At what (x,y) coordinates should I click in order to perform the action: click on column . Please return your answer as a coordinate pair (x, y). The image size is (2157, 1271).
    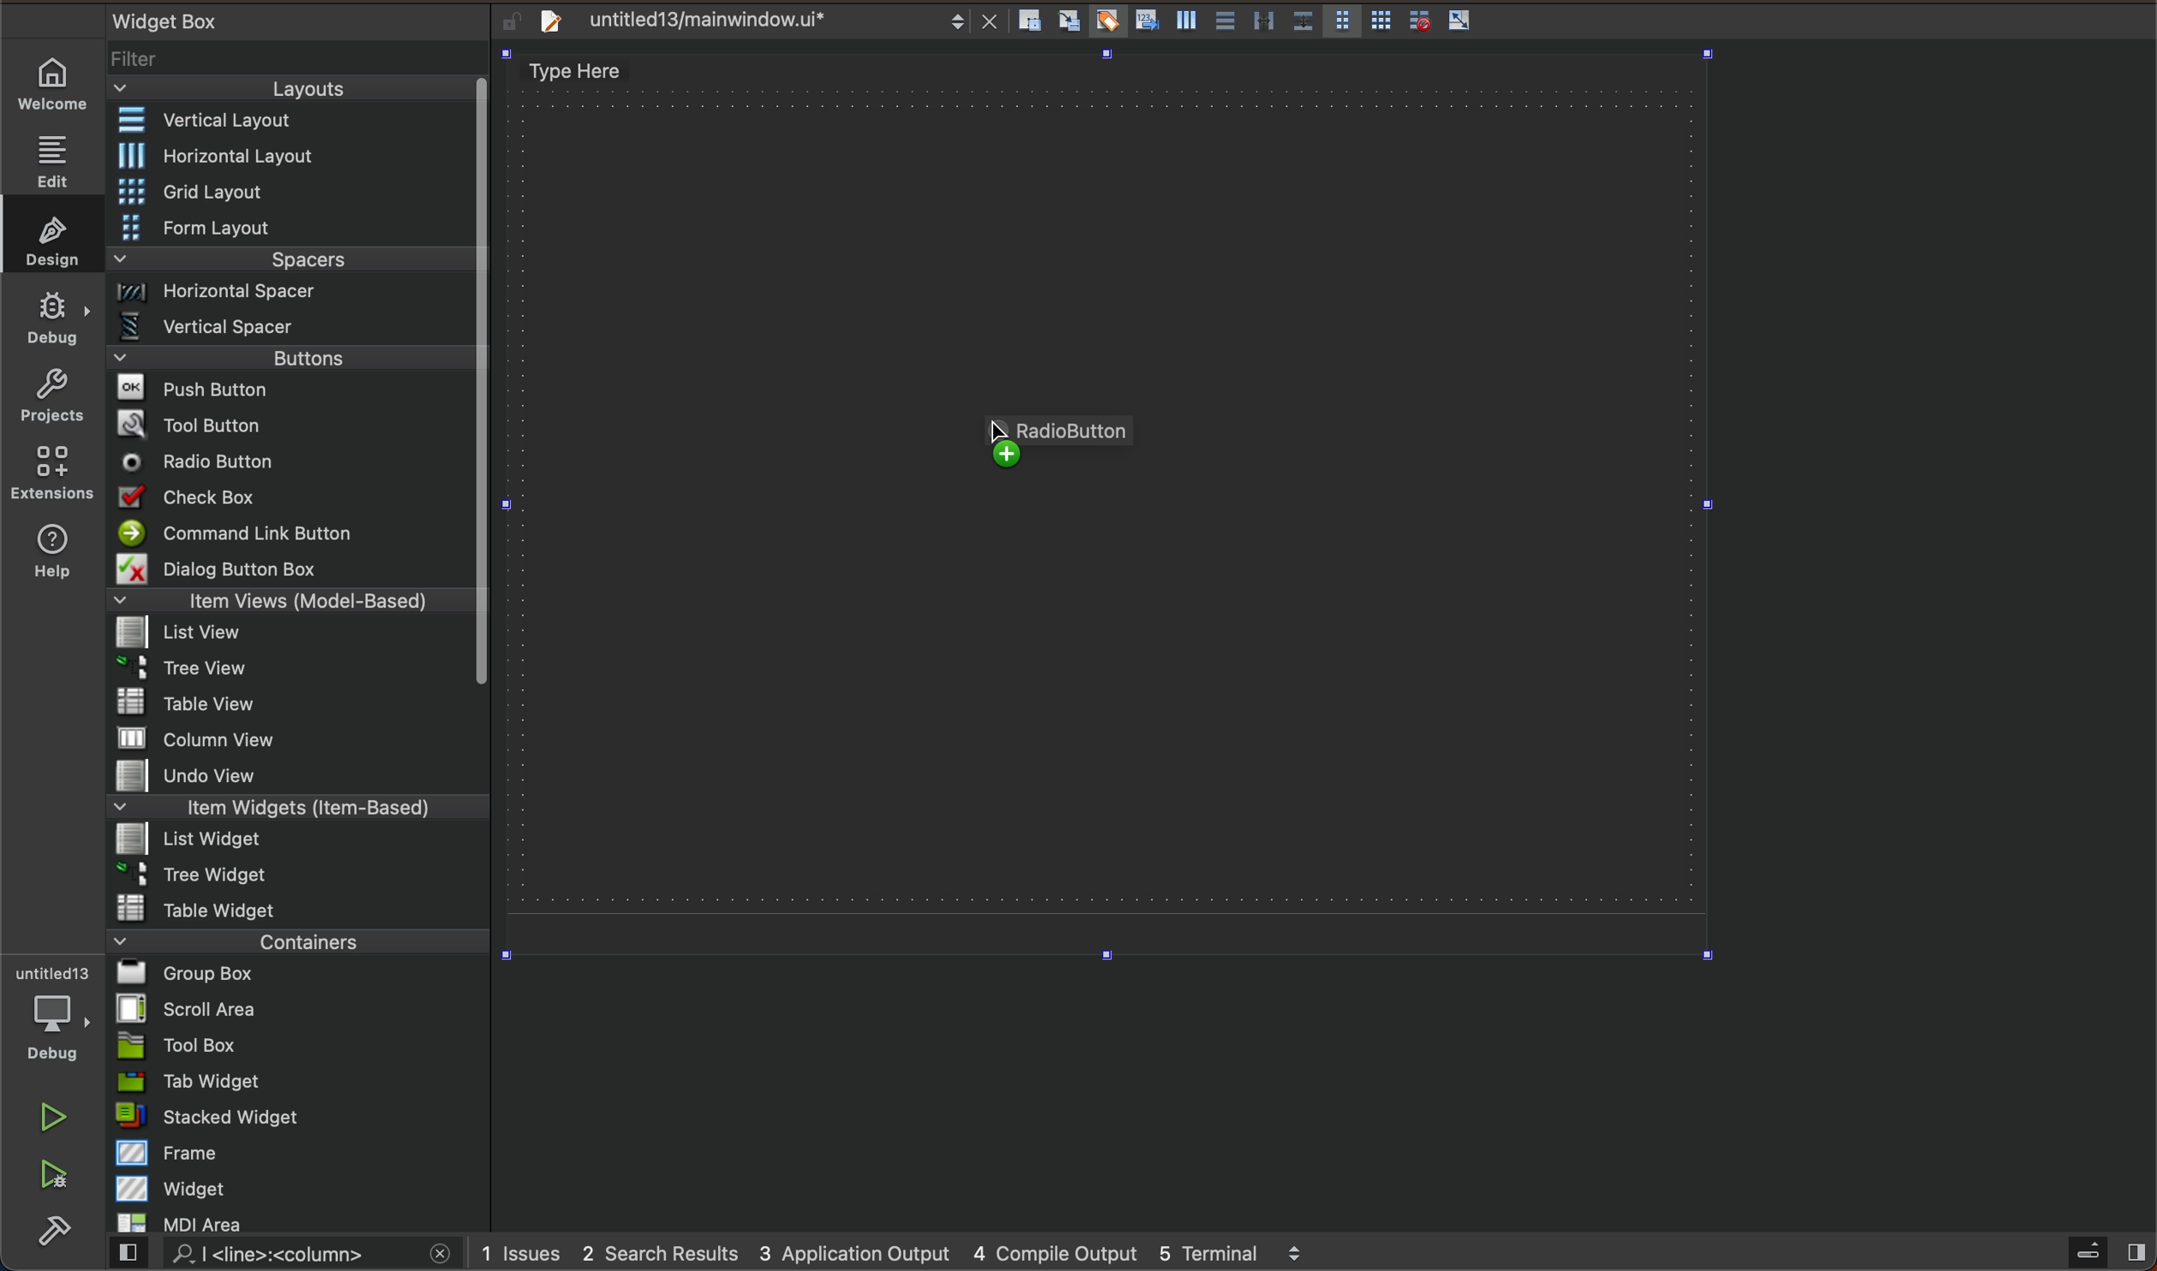
    Looking at the image, I should click on (300, 737).